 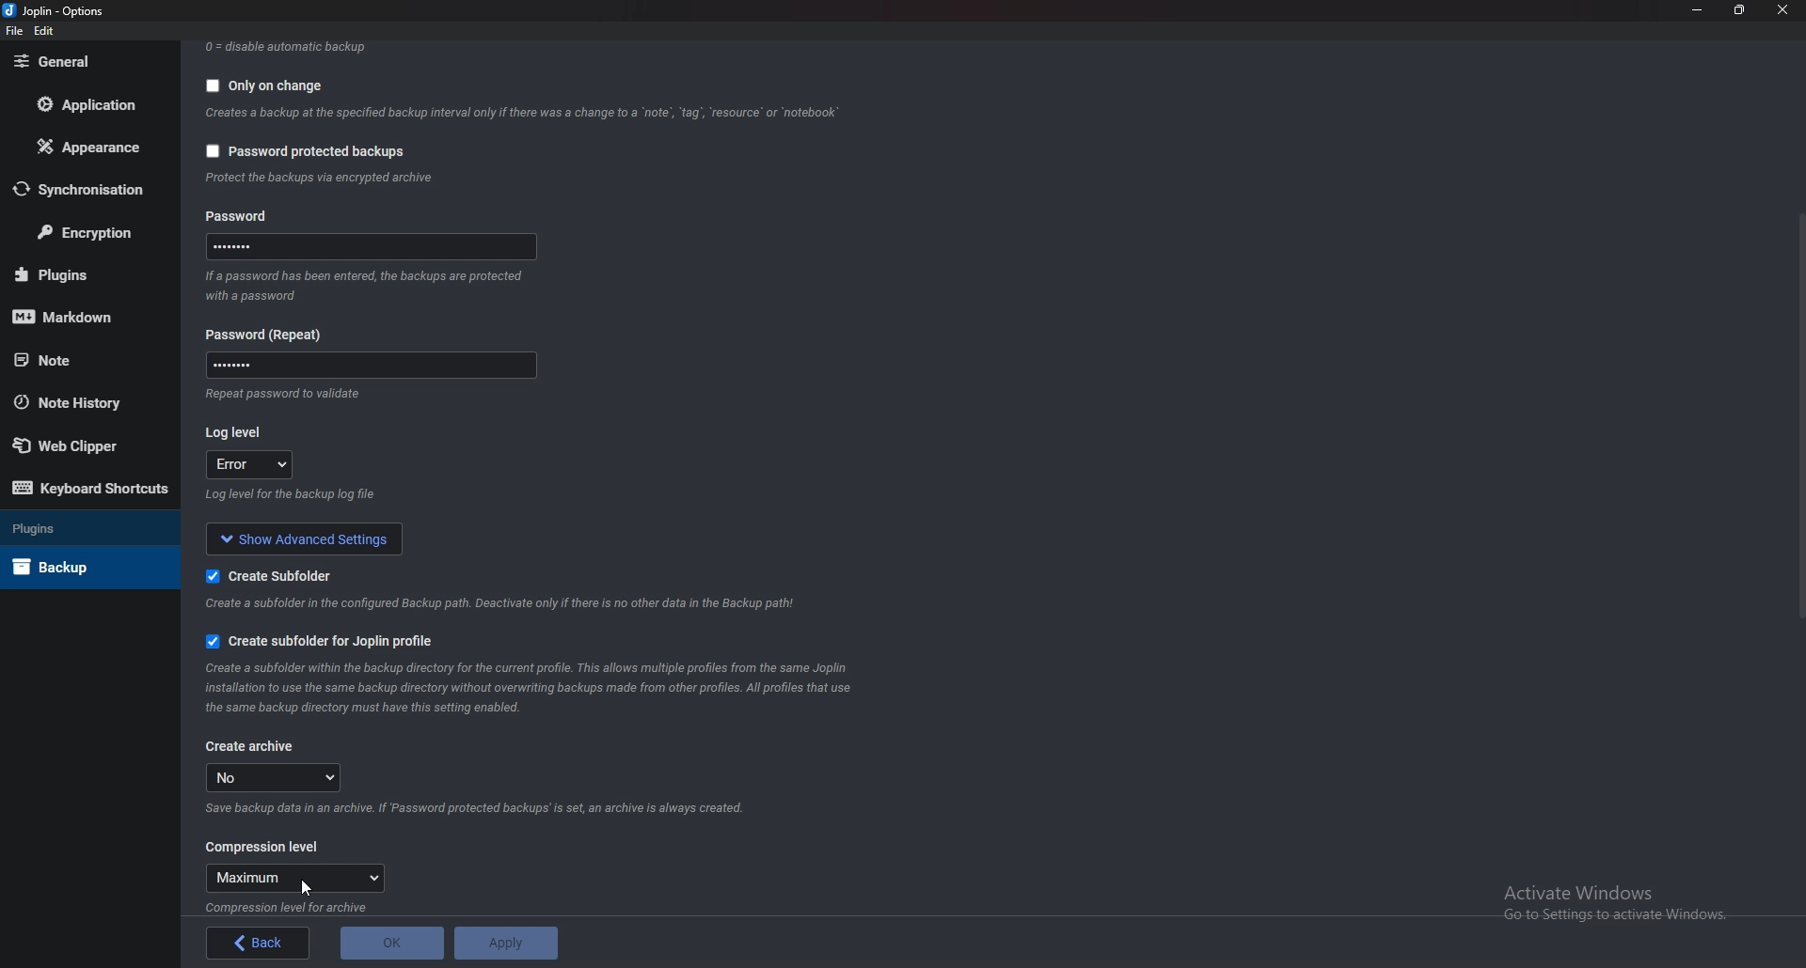 I want to click on Info on password, so click(x=368, y=290).